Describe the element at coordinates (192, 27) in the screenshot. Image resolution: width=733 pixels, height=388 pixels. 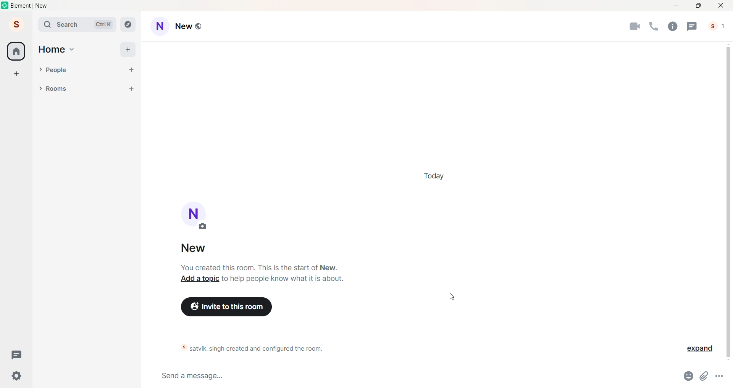
I see `Room Name` at that location.